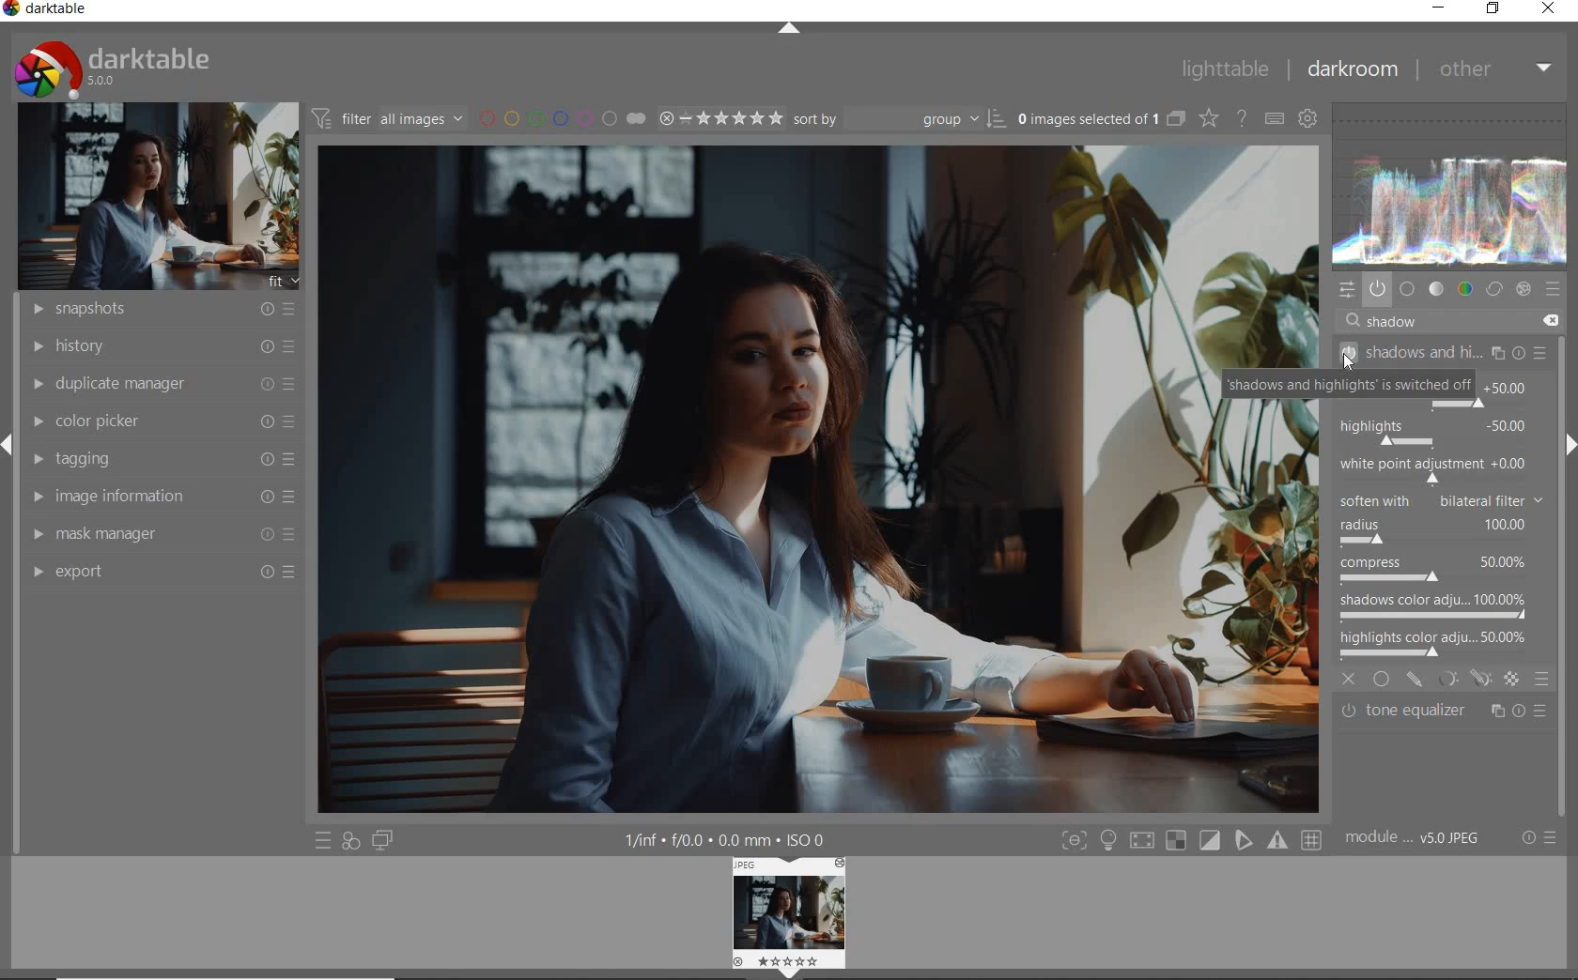 The width and height of the screenshot is (1578, 980). What do you see at coordinates (1349, 291) in the screenshot?
I see `quick access panel` at bounding box center [1349, 291].